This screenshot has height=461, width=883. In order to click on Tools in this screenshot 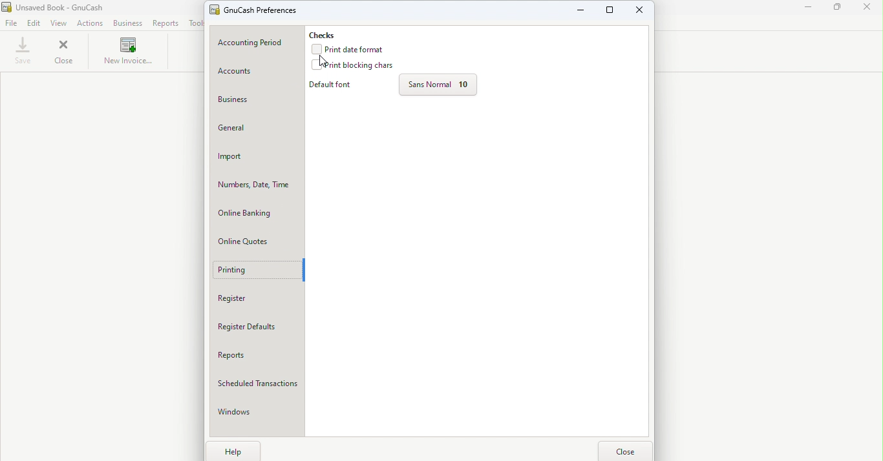, I will do `click(195, 23)`.